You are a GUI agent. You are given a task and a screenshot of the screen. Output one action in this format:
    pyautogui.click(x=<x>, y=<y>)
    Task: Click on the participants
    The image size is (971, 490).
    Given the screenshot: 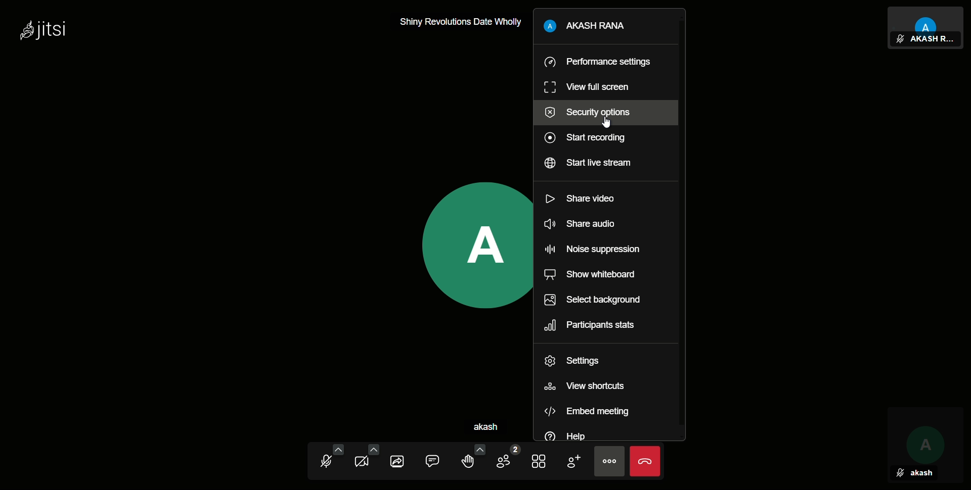 What is the action you would take?
    pyautogui.click(x=506, y=459)
    